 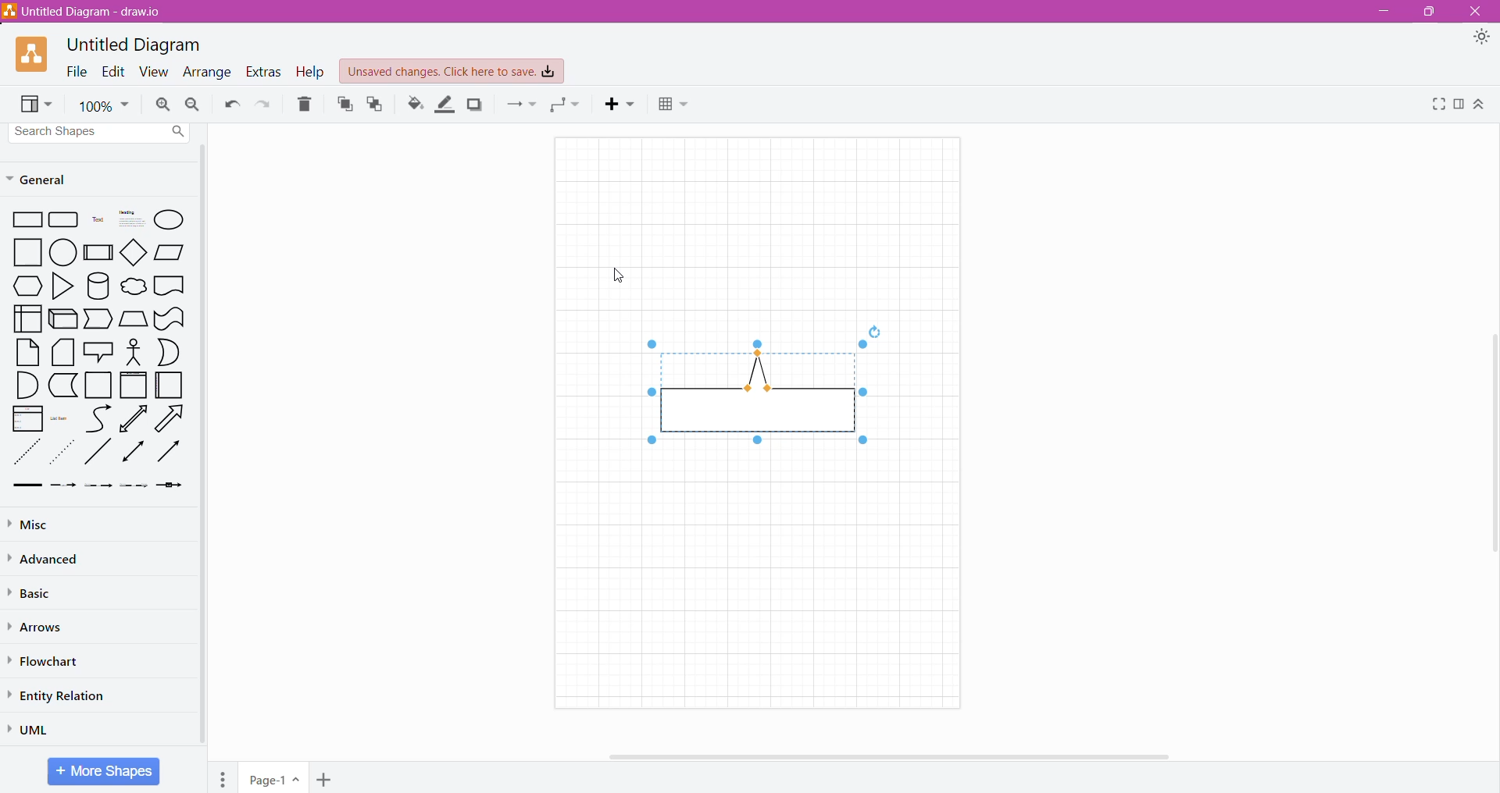 What do you see at coordinates (26, 452) in the screenshot?
I see `Dotted Line ` at bounding box center [26, 452].